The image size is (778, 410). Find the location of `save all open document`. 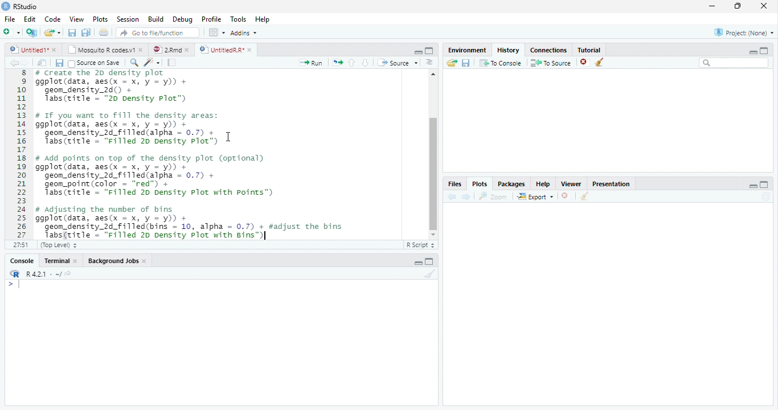

save all open document is located at coordinates (86, 32).